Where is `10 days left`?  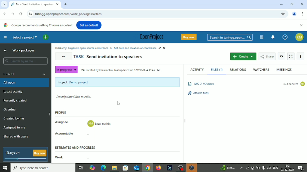
10 days left is located at coordinates (13, 153).